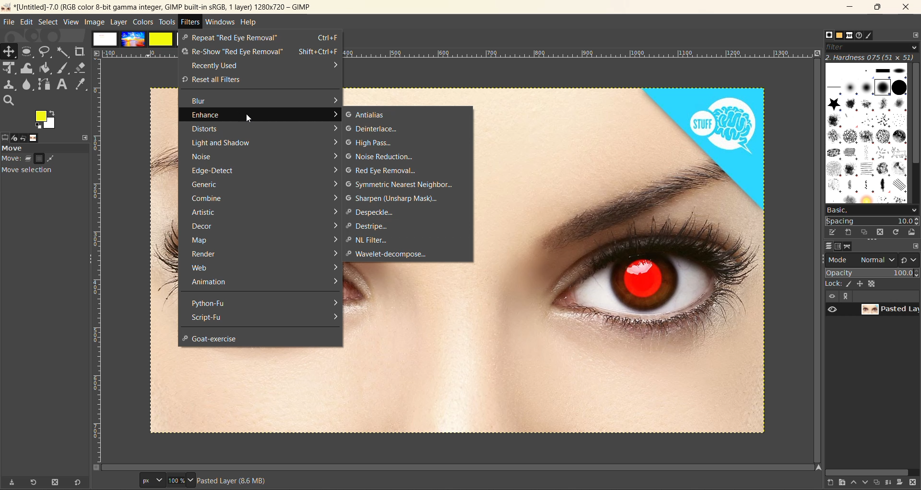 The image size is (921, 490). I want to click on blur, so click(265, 100).